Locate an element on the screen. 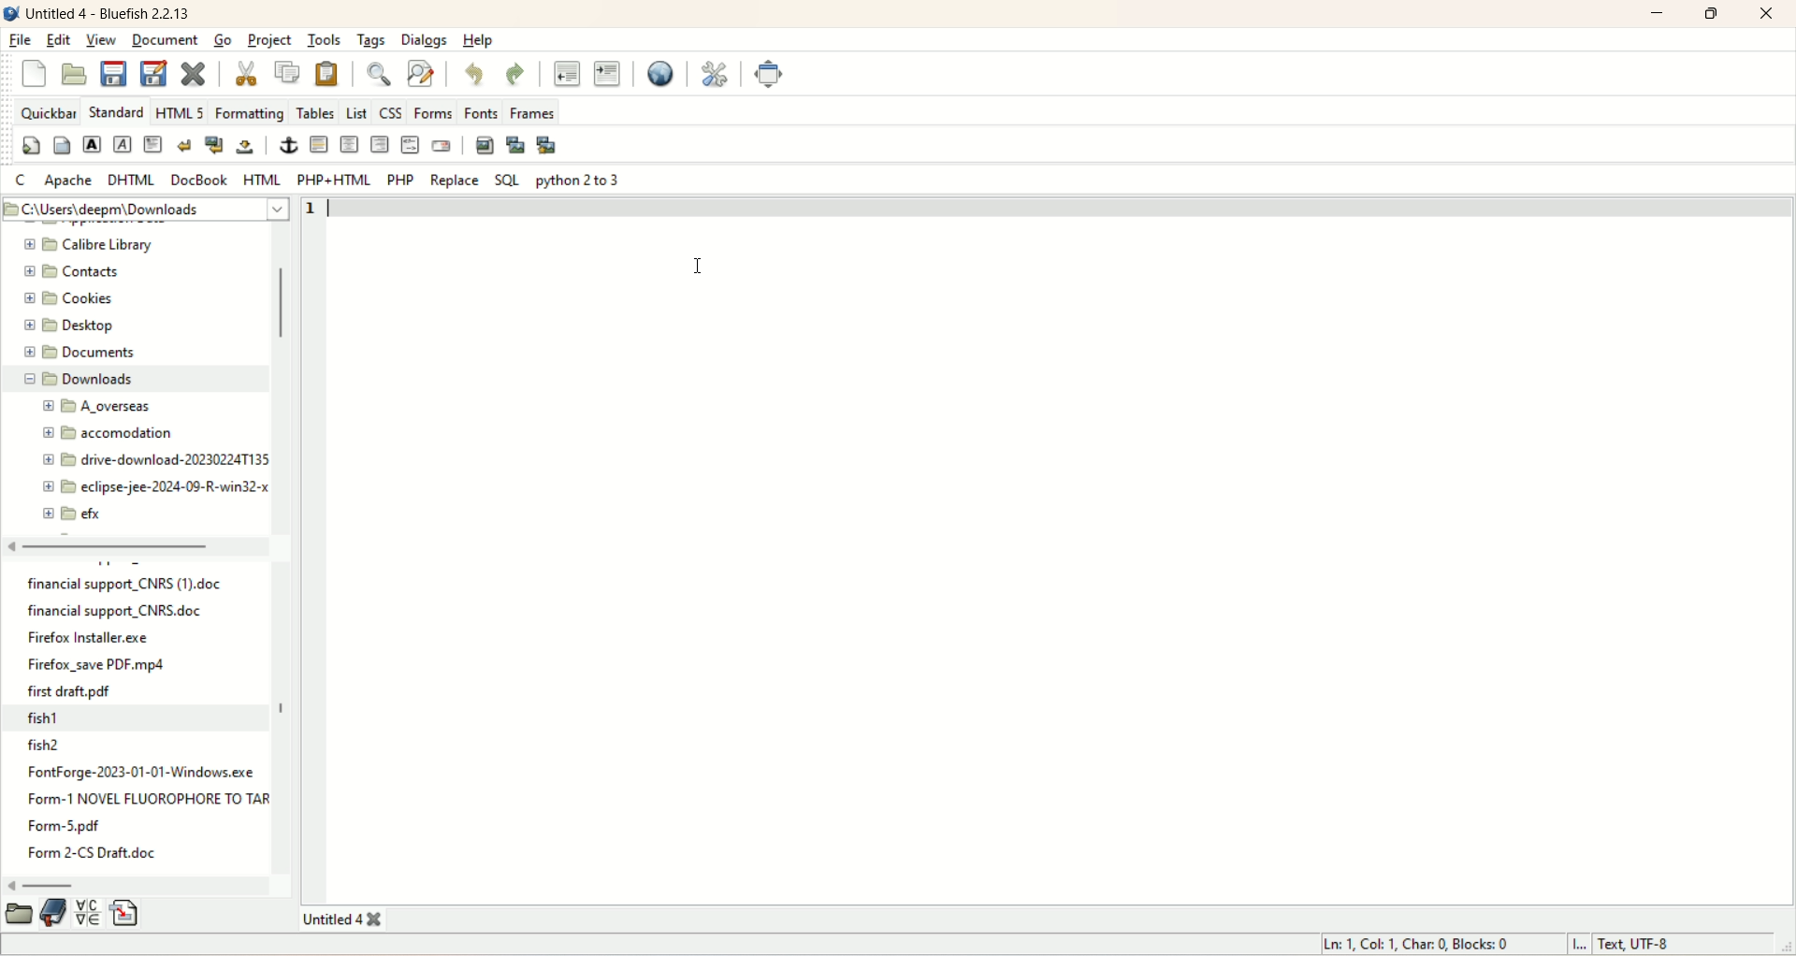 This screenshot has height=956, width=1796. quick start is located at coordinates (31, 145).